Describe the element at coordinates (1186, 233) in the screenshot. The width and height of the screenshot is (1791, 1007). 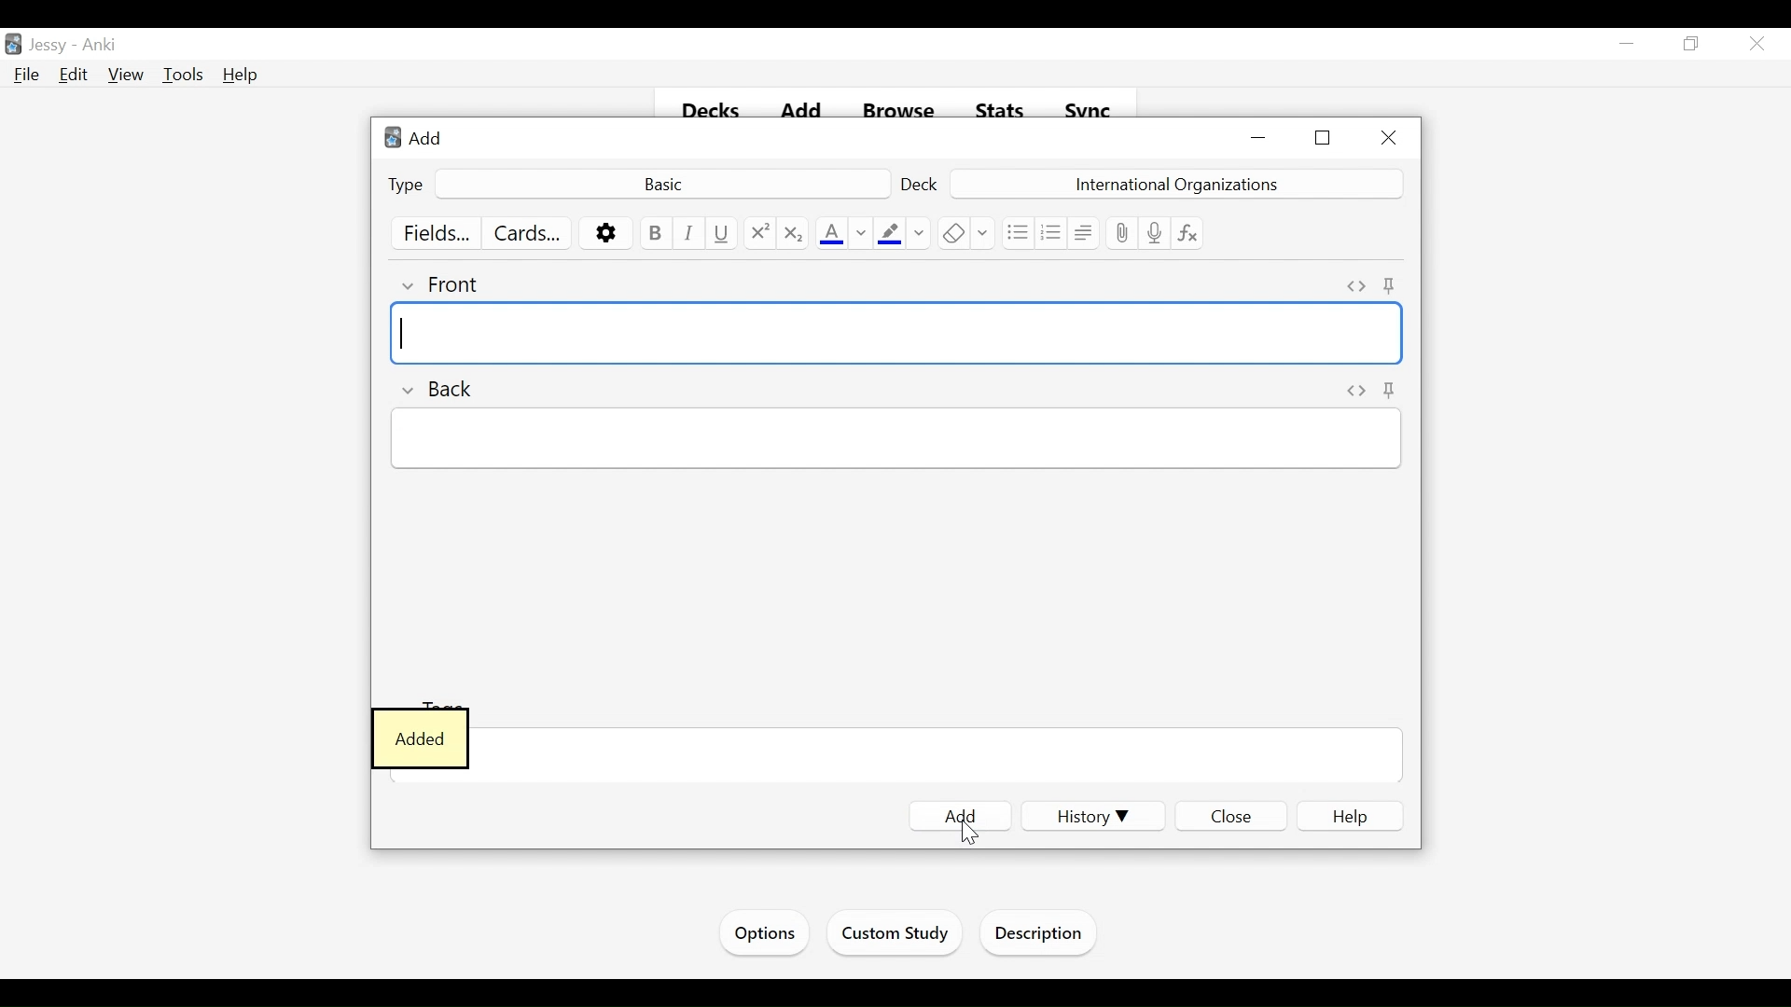
I see `Equations` at that location.